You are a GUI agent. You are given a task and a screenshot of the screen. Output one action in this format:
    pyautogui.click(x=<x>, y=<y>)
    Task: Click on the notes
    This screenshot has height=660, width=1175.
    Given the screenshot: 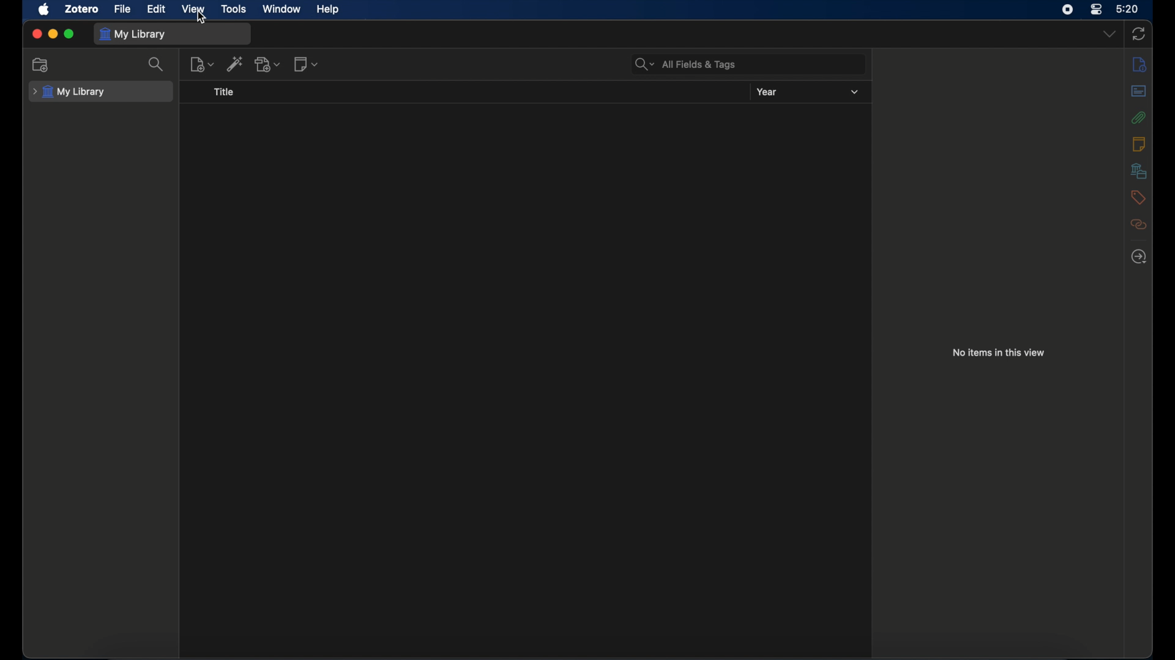 What is the action you would take?
    pyautogui.click(x=1138, y=144)
    